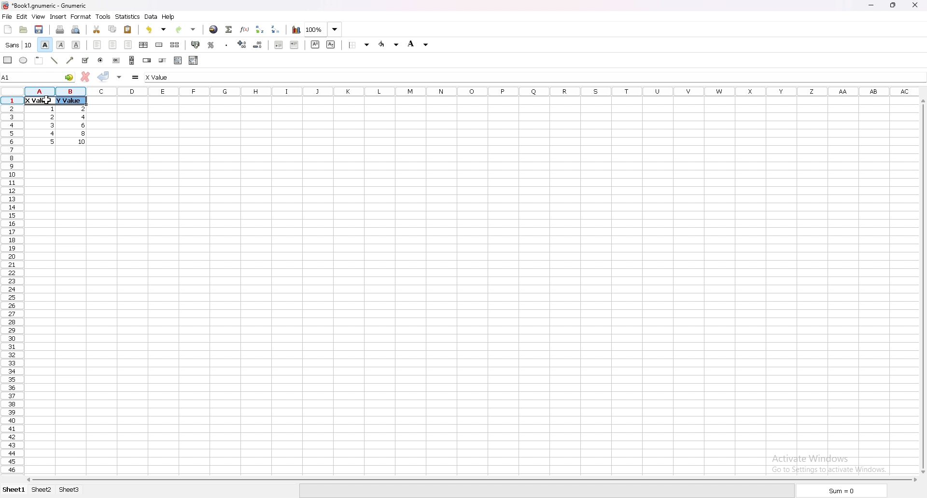 The width and height of the screenshot is (927, 498). What do you see at coordinates (128, 16) in the screenshot?
I see `statistics` at bounding box center [128, 16].